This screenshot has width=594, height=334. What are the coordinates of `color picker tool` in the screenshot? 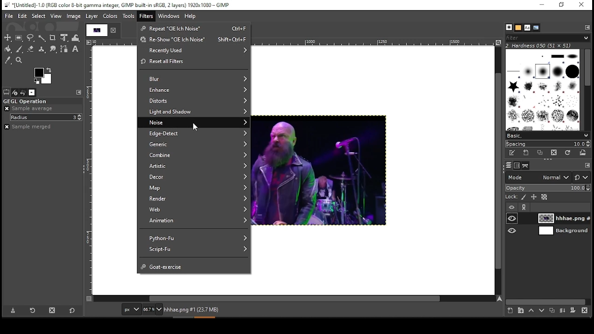 It's located at (8, 60).